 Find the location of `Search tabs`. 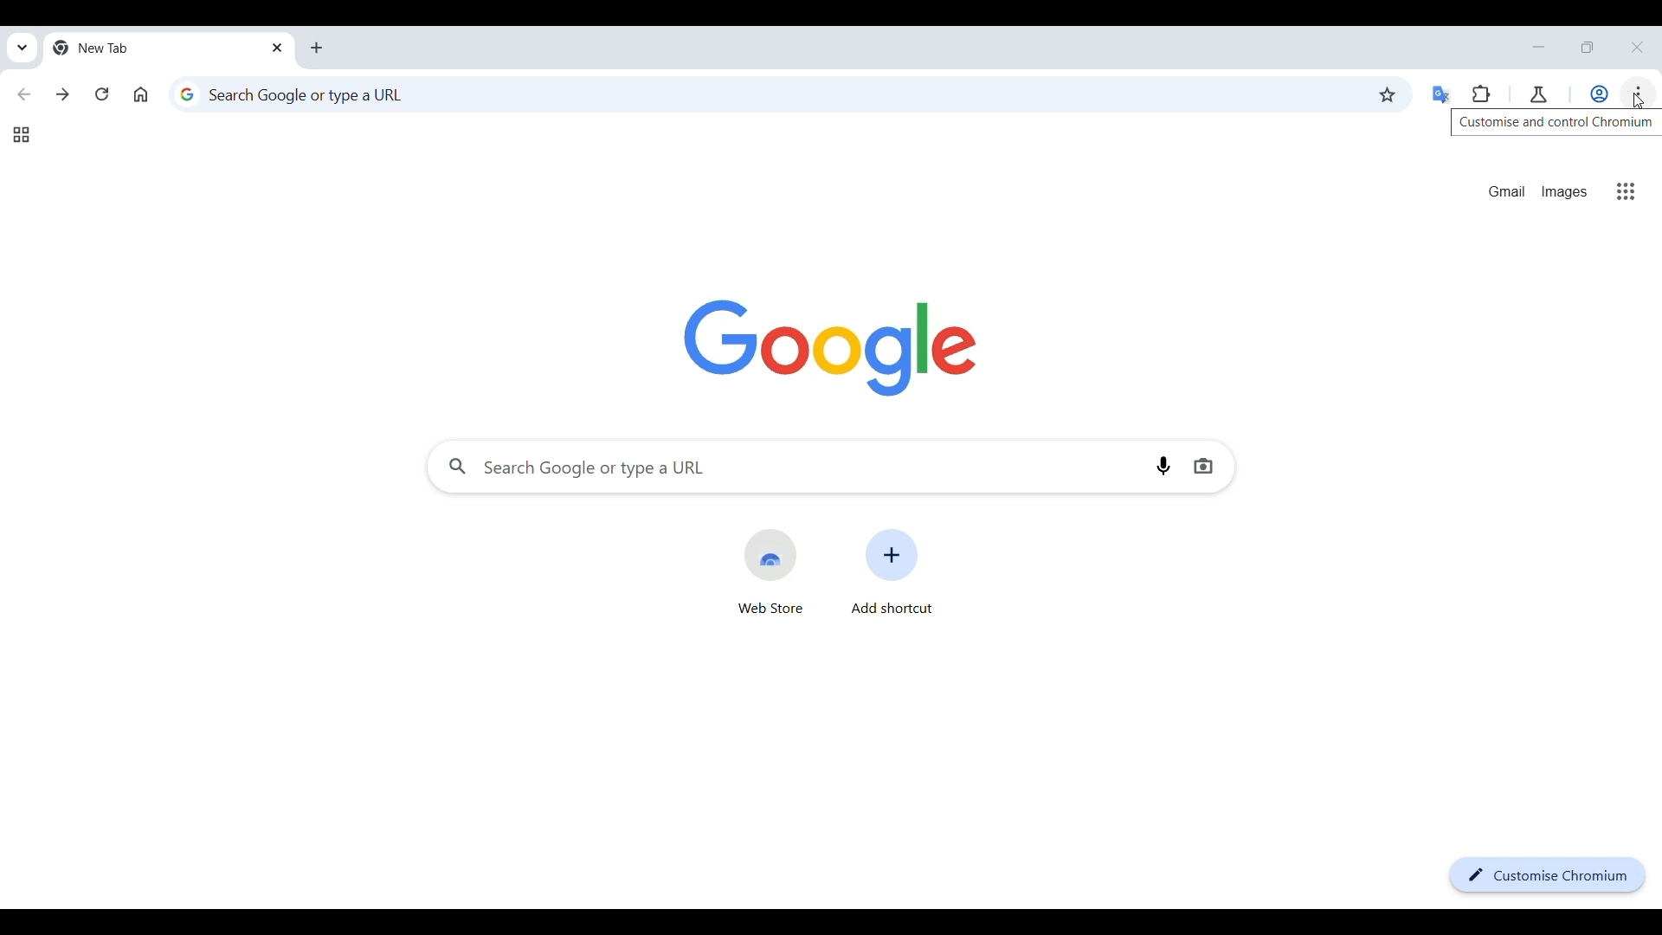

Search tabs is located at coordinates (23, 48).